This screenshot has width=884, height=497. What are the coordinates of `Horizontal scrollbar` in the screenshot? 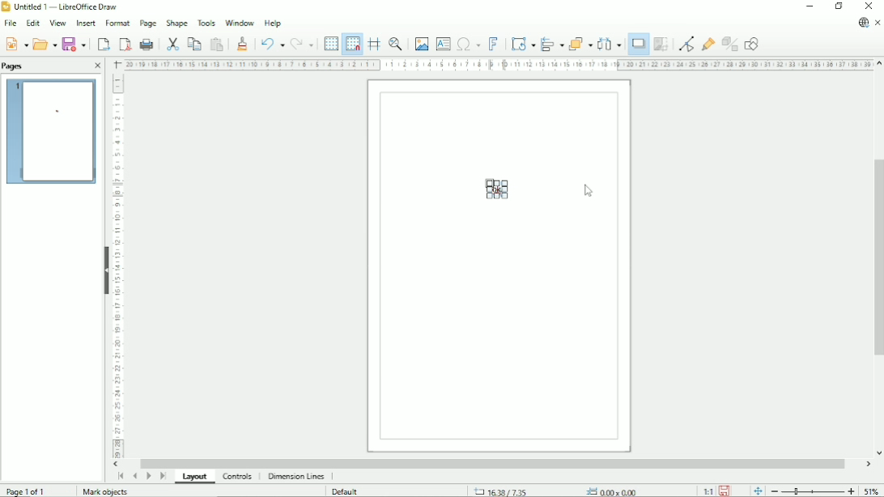 It's located at (496, 462).